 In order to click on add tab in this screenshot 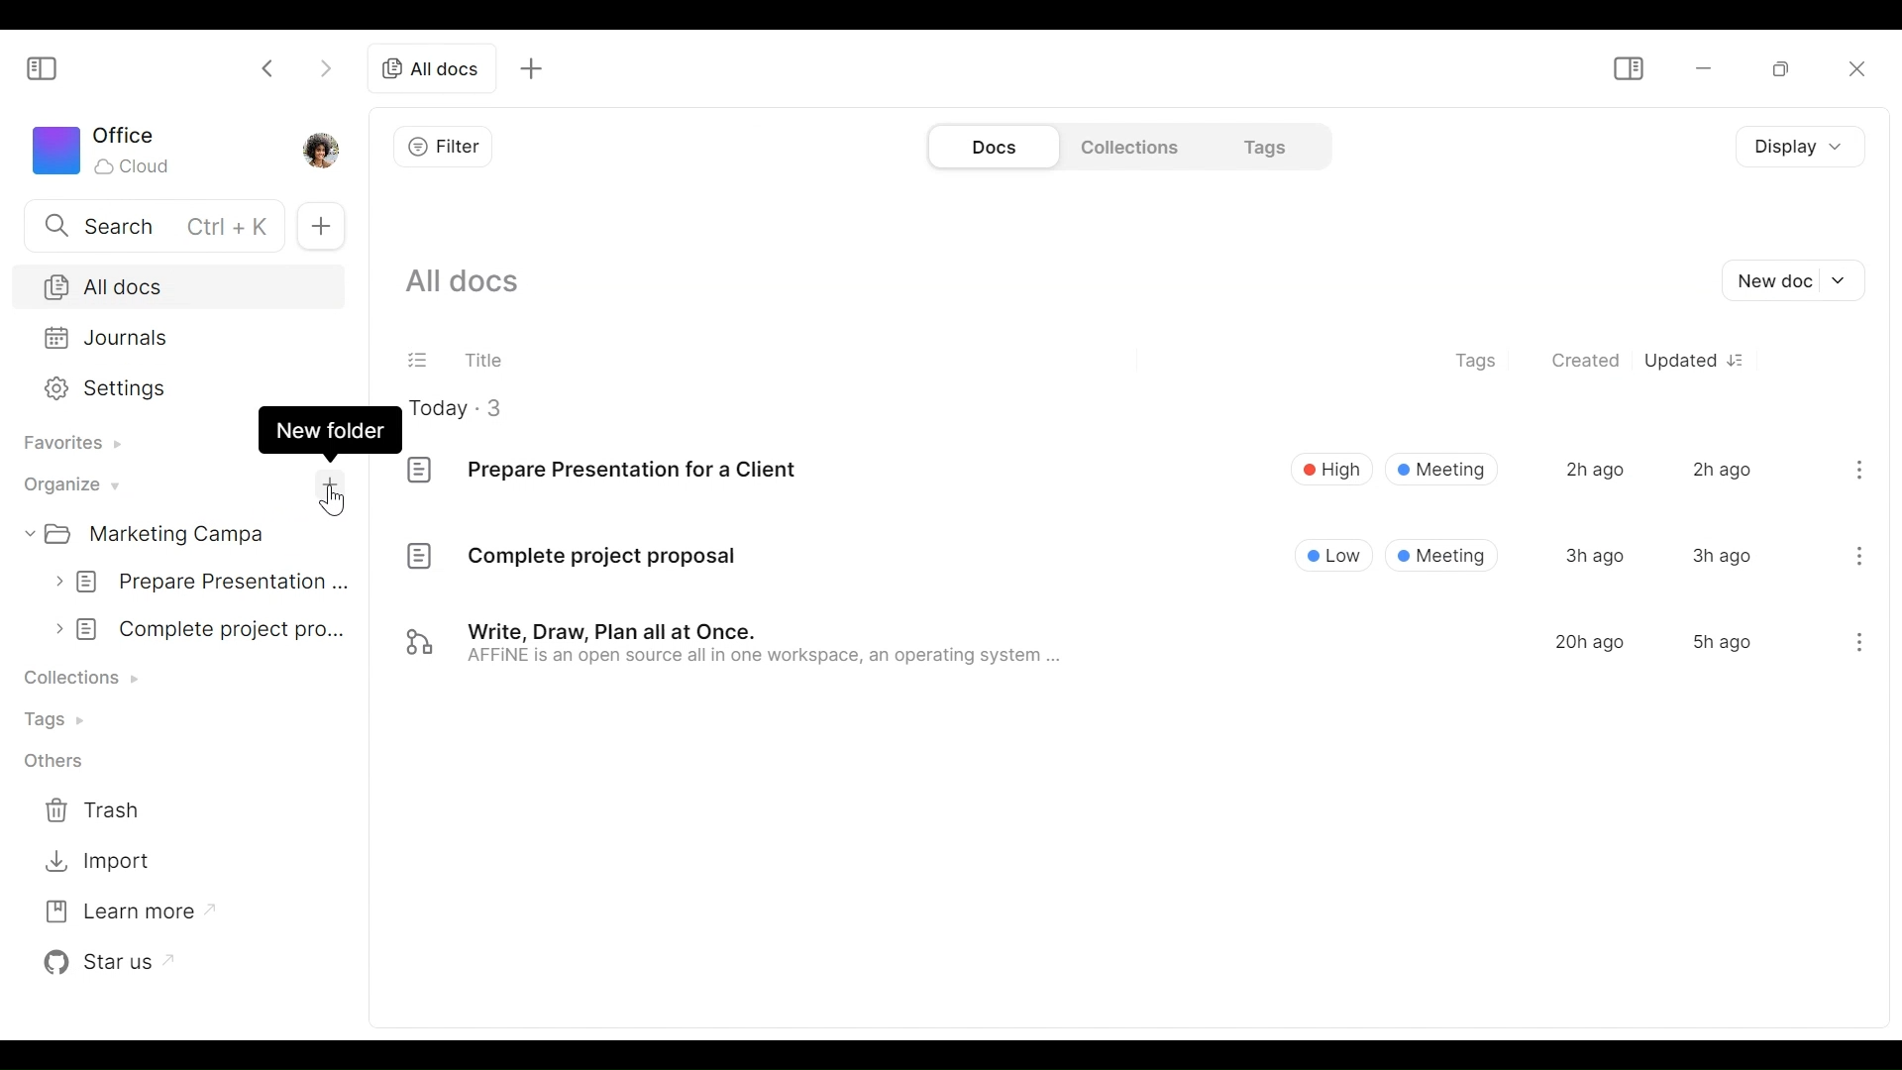, I will do `click(538, 67)`.